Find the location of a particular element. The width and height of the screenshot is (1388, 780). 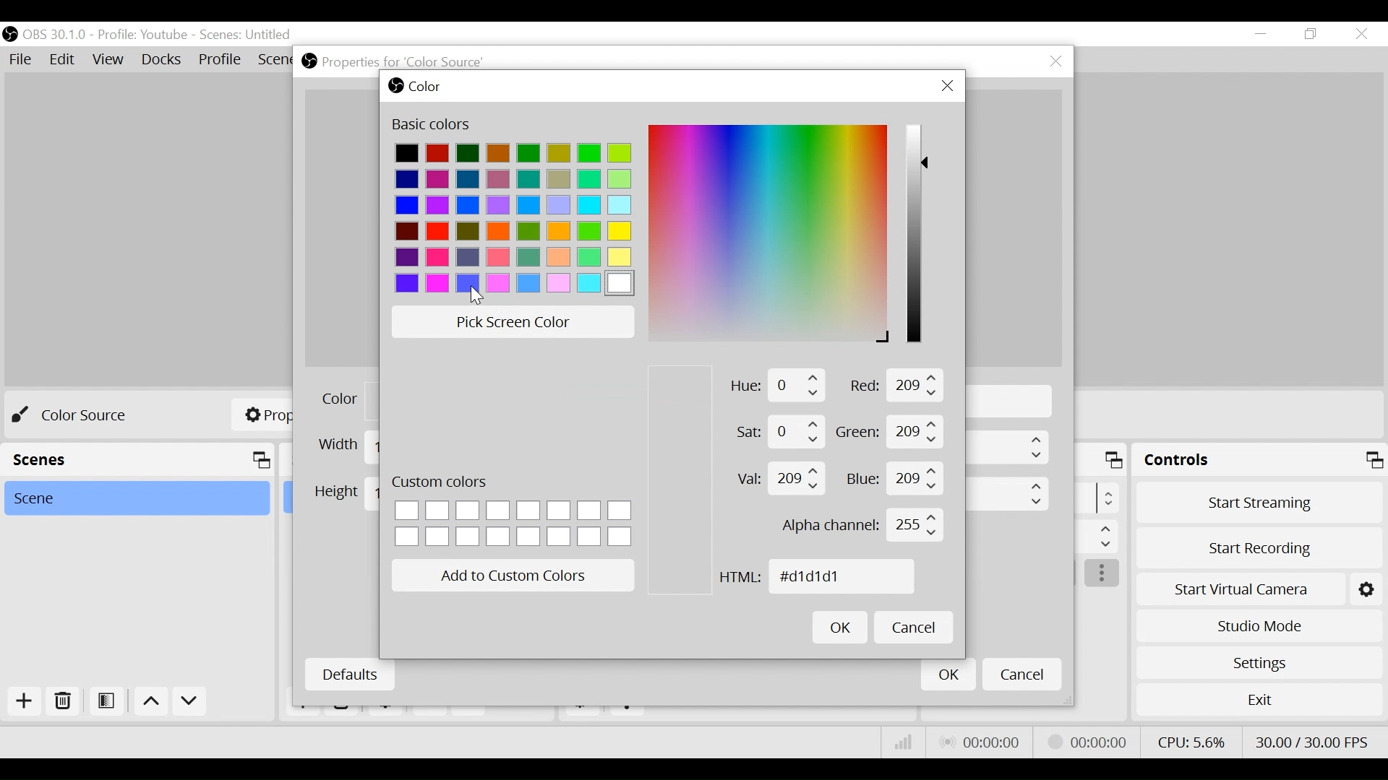

Edit is located at coordinates (62, 58).